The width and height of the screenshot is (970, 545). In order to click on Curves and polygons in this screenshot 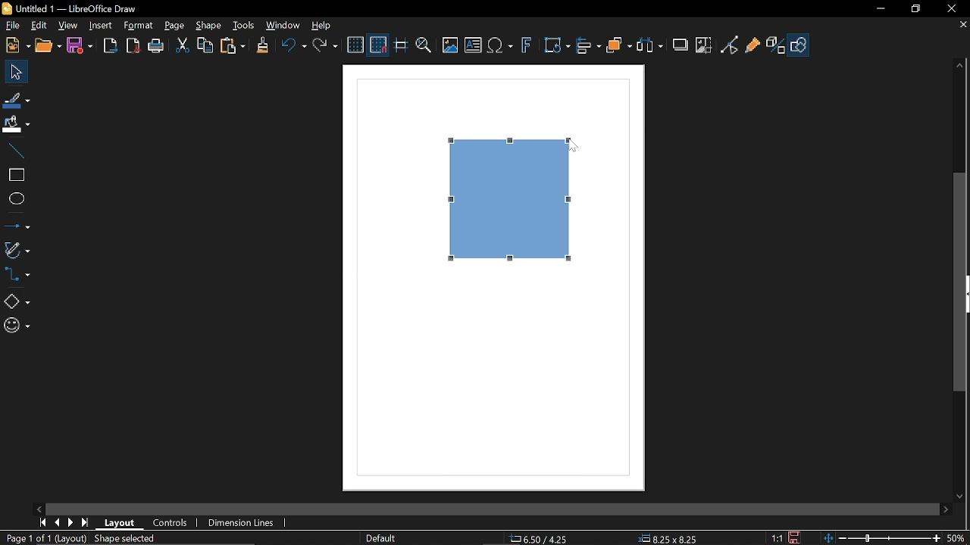, I will do `click(17, 250)`.